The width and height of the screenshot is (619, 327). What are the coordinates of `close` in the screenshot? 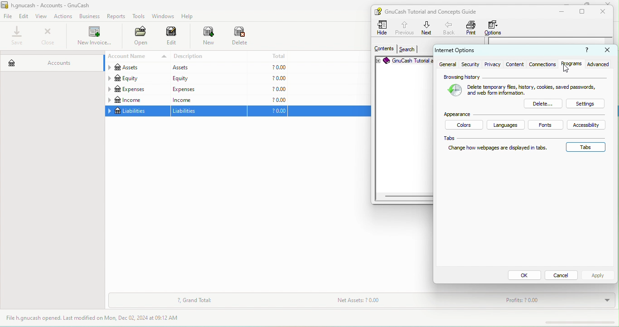 It's located at (605, 12).